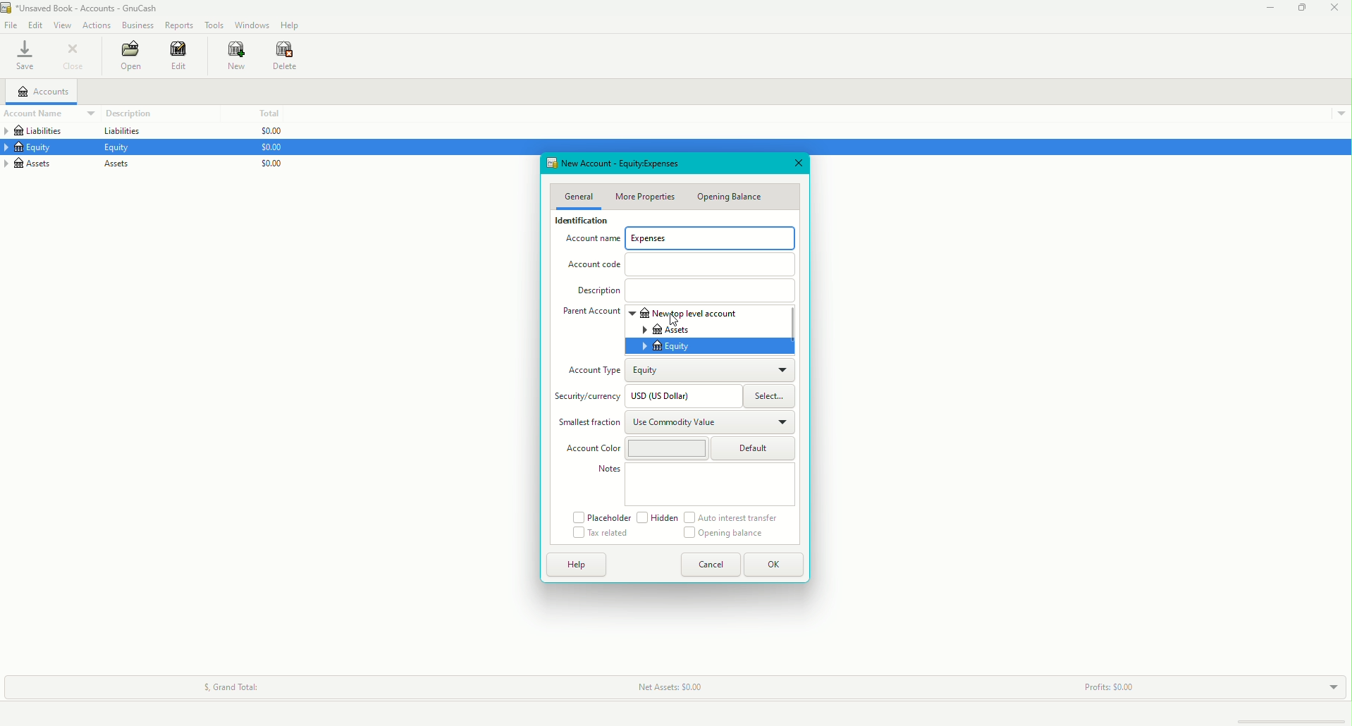 Image resolution: width=1352 pixels, height=726 pixels. Describe the element at coordinates (1301, 11) in the screenshot. I see `Restore` at that location.